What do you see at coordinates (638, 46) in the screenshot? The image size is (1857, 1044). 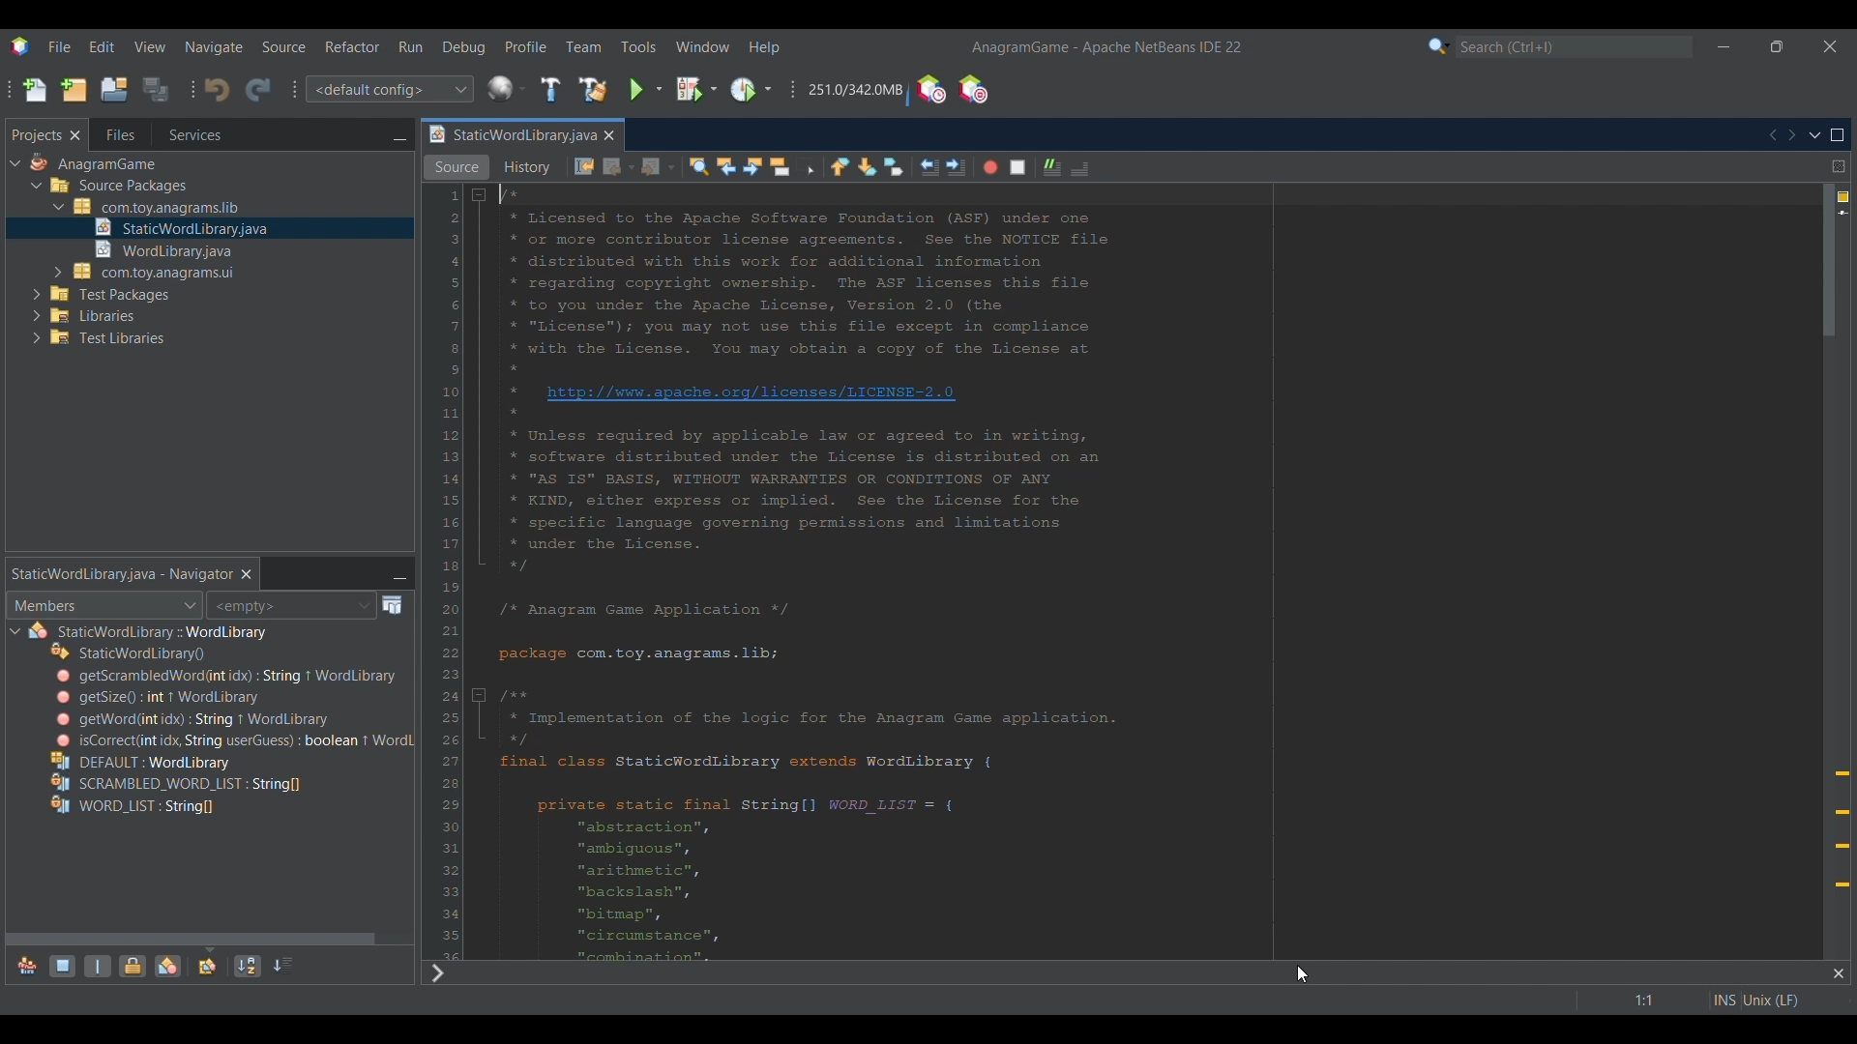 I see `Tools menu` at bounding box center [638, 46].